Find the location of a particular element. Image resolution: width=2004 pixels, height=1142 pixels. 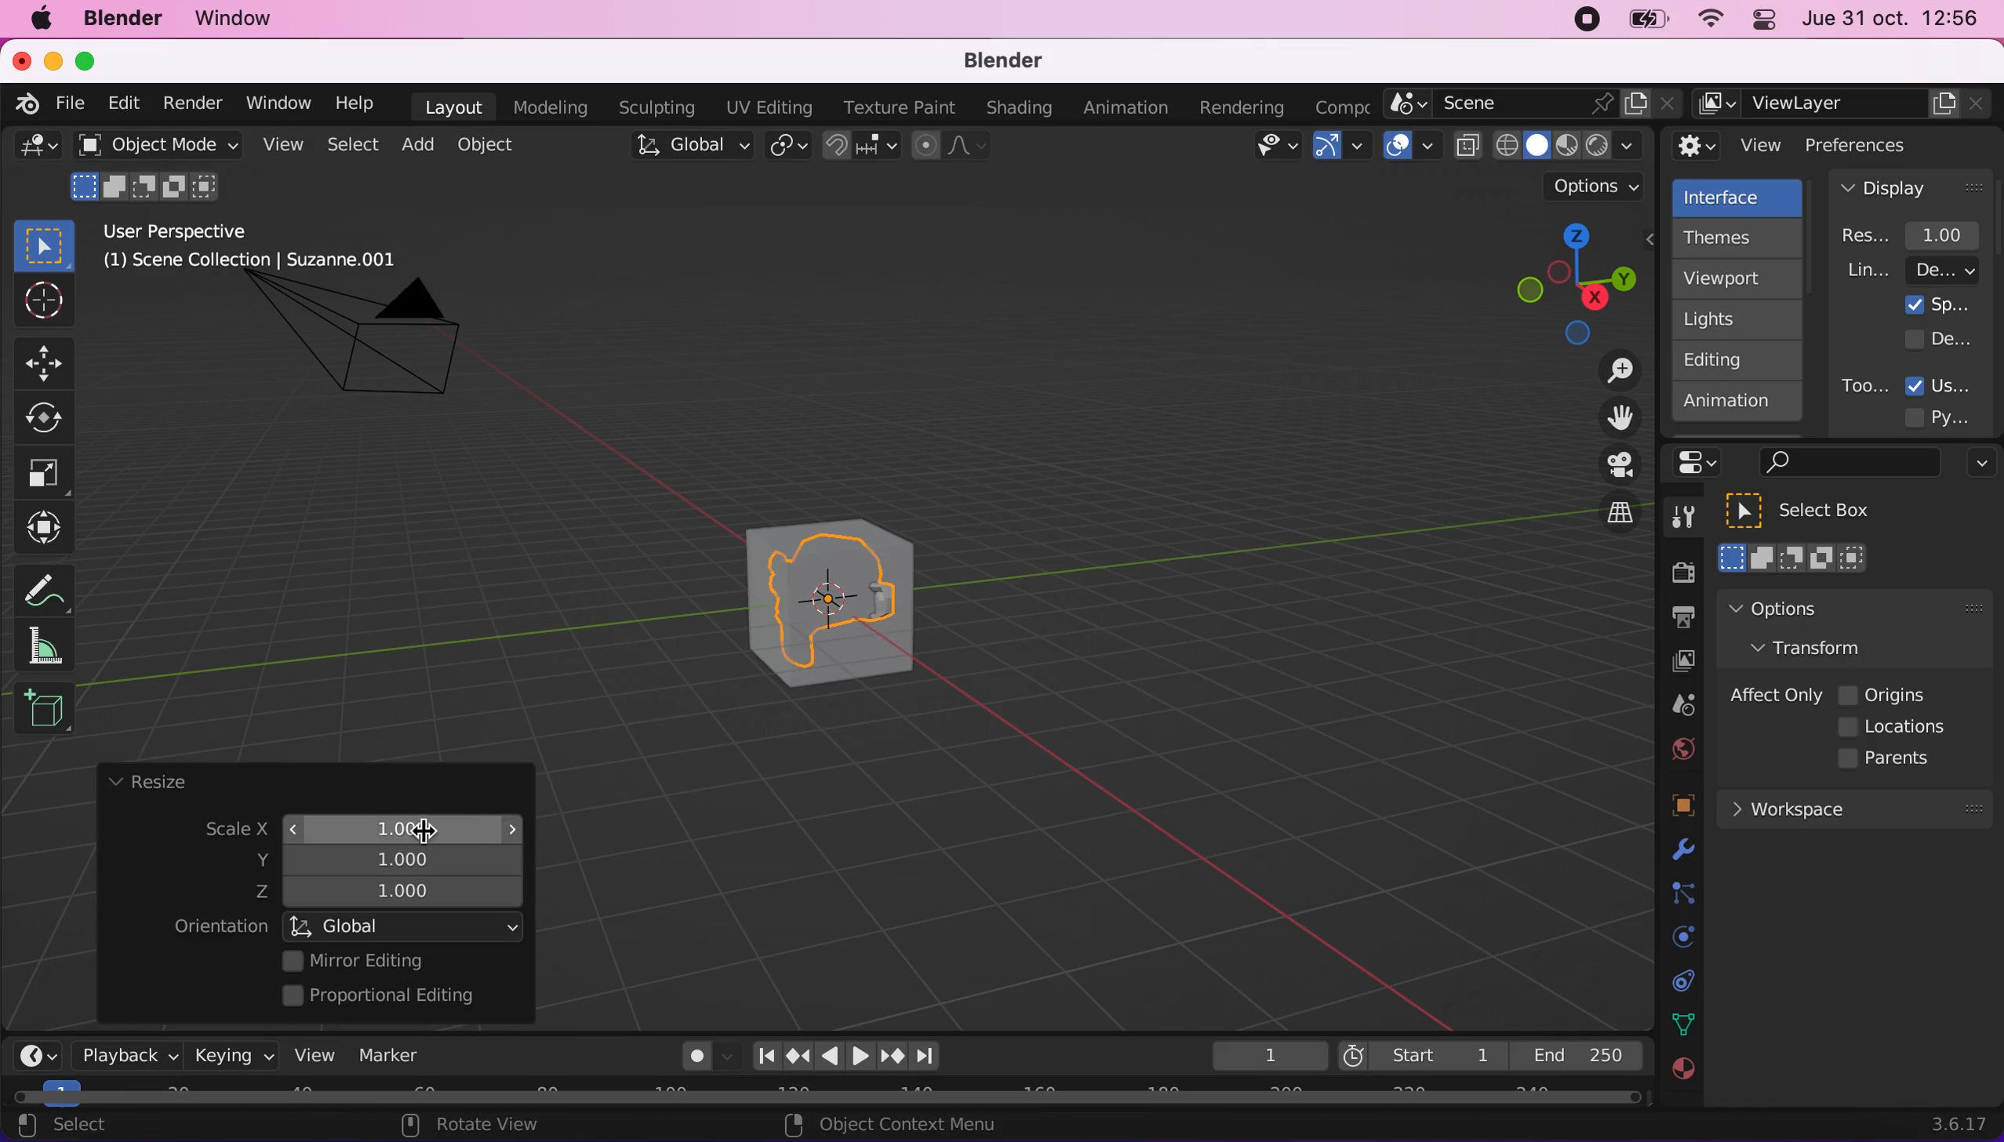

transform pivot point is located at coordinates (791, 147).